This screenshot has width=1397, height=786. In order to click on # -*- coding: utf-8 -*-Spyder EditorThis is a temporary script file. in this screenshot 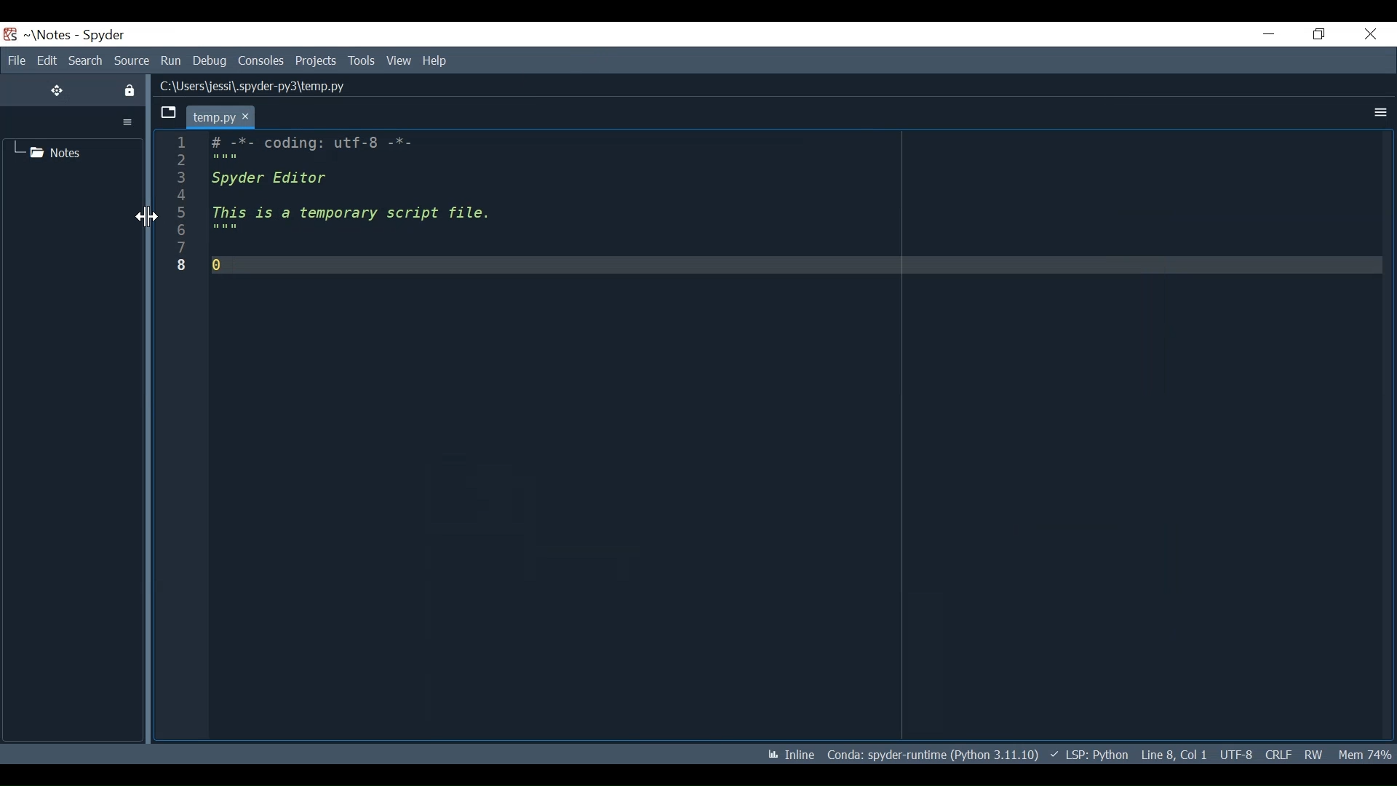, I will do `click(557, 217)`.